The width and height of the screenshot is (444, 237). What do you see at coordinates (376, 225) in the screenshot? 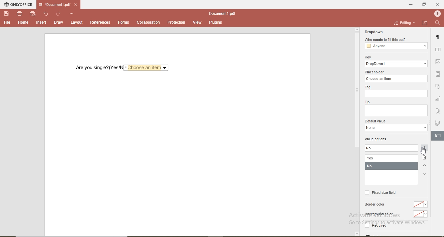
I see `Required` at bounding box center [376, 225].